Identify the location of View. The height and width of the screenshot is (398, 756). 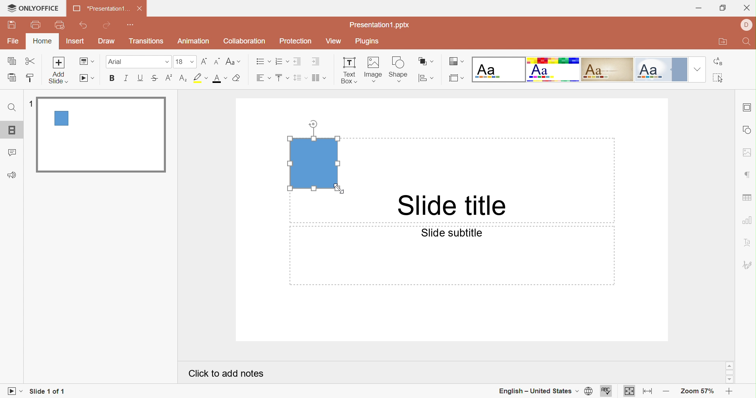
(334, 41).